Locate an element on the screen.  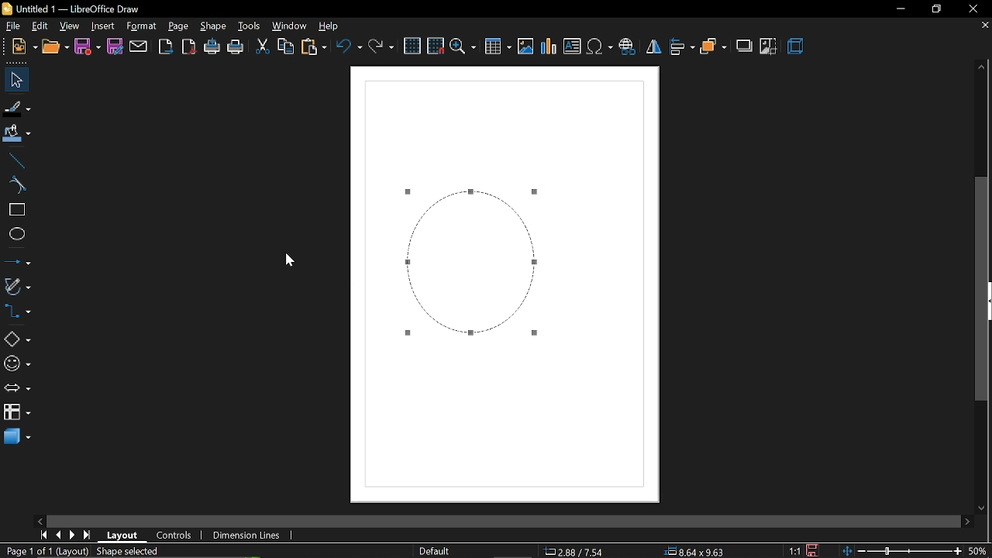
current page (Page 1 of 1 (Layout)) is located at coordinates (45, 552).